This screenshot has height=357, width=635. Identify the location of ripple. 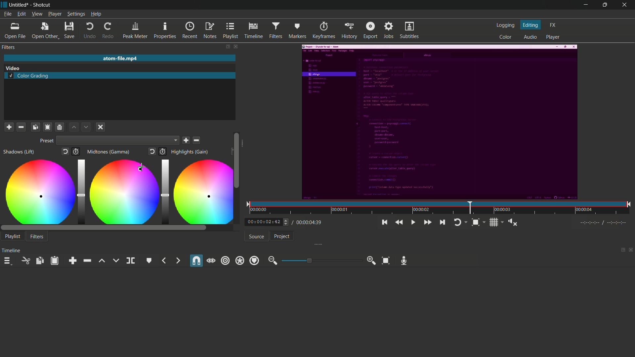
(225, 260).